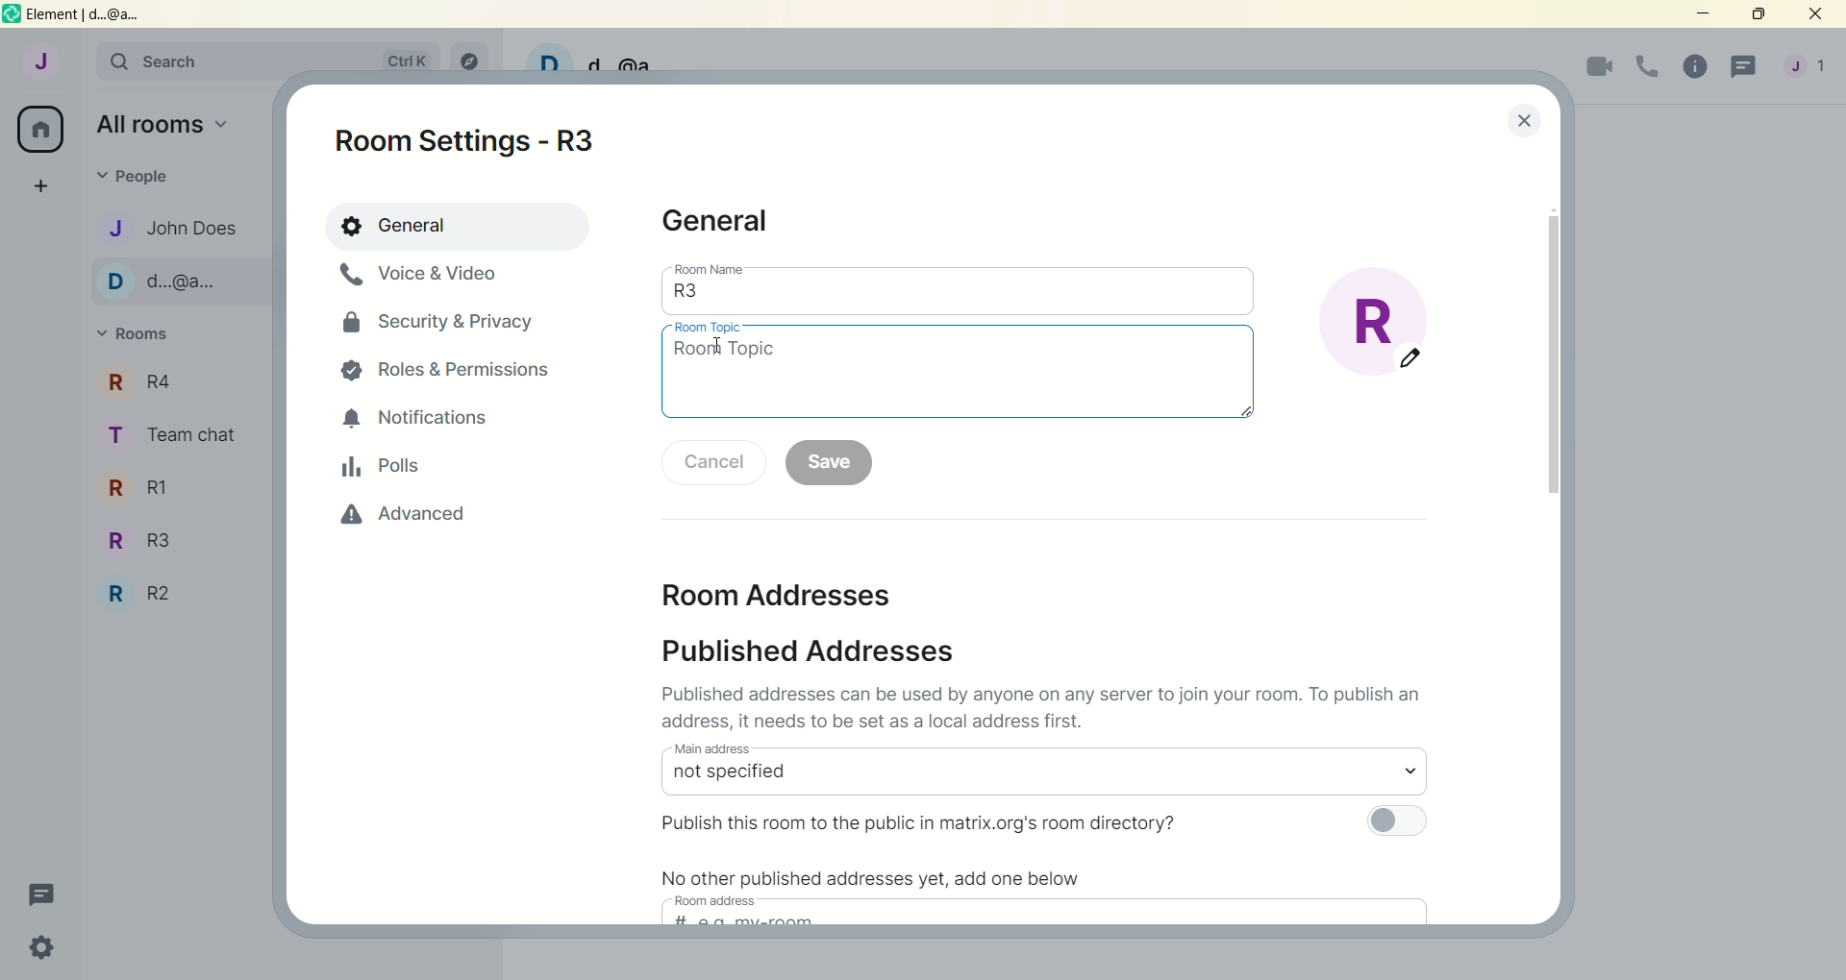  What do you see at coordinates (1745, 69) in the screenshot?
I see `threads` at bounding box center [1745, 69].